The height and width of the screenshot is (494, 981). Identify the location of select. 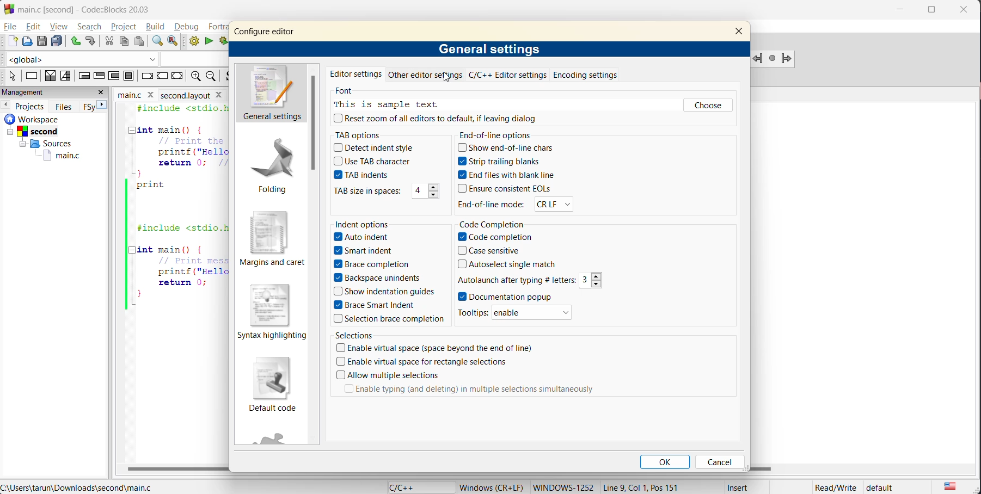
(10, 77).